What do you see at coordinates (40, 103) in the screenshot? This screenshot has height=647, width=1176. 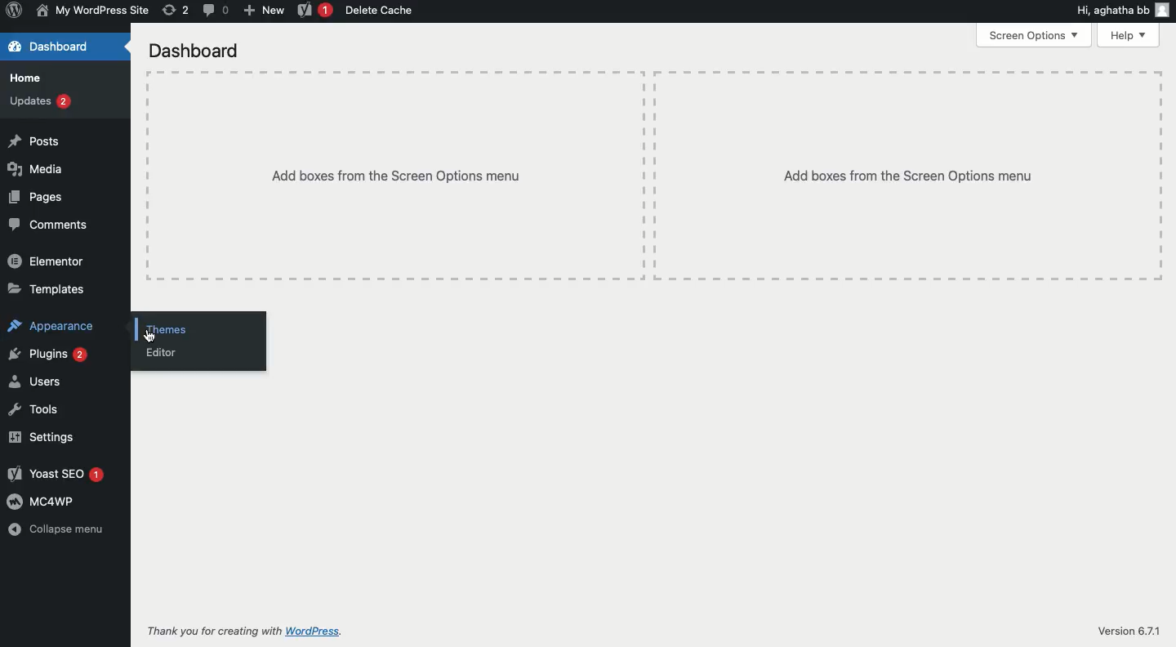 I see `Updates` at bounding box center [40, 103].